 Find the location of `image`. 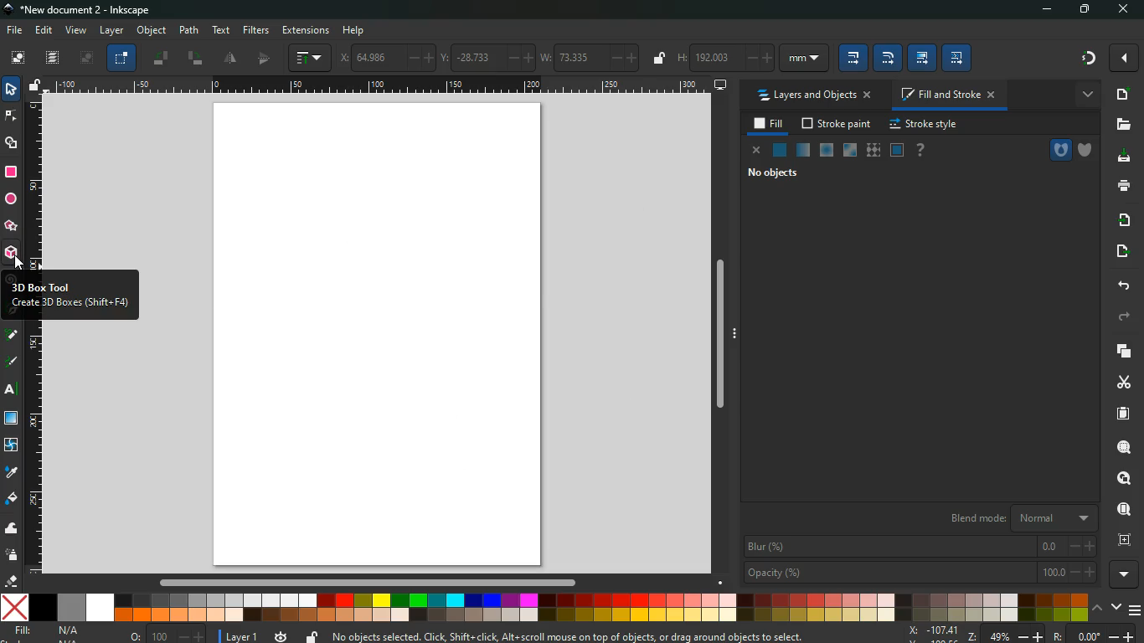

image is located at coordinates (89, 58).